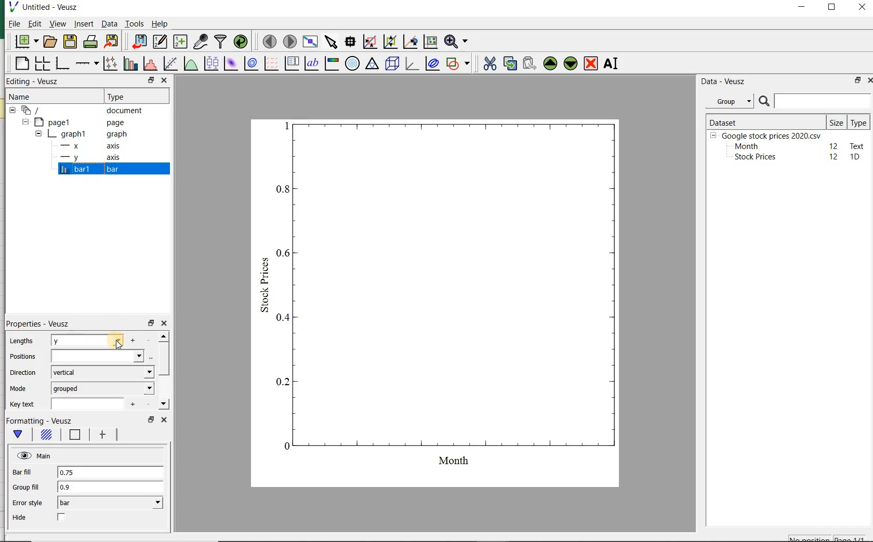 The height and width of the screenshot is (542, 873). What do you see at coordinates (20, 342) in the screenshot?
I see `Lengths` at bounding box center [20, 342].